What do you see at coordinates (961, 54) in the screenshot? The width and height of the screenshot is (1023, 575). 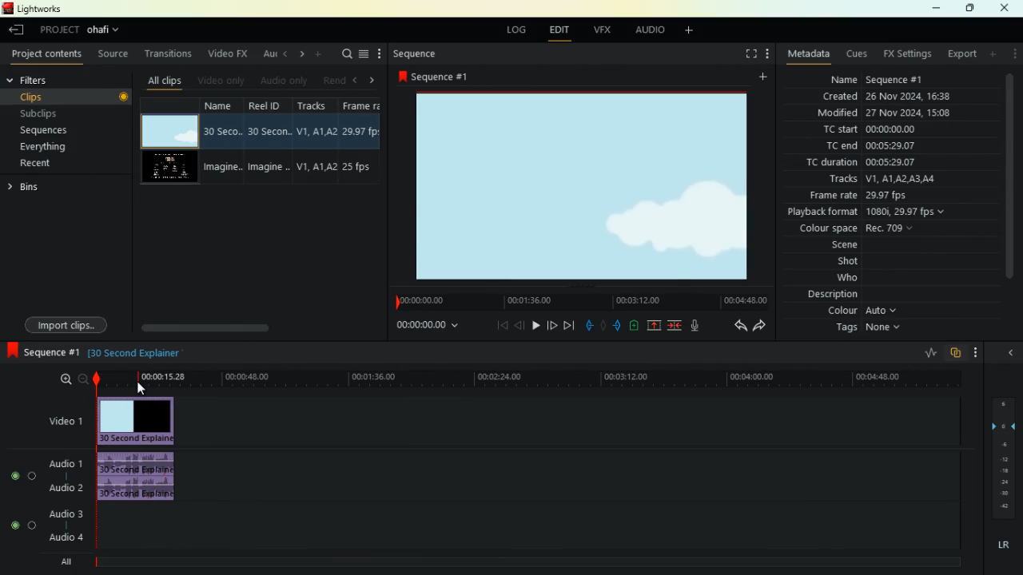 I see `export` at bounding box center [961, 54].